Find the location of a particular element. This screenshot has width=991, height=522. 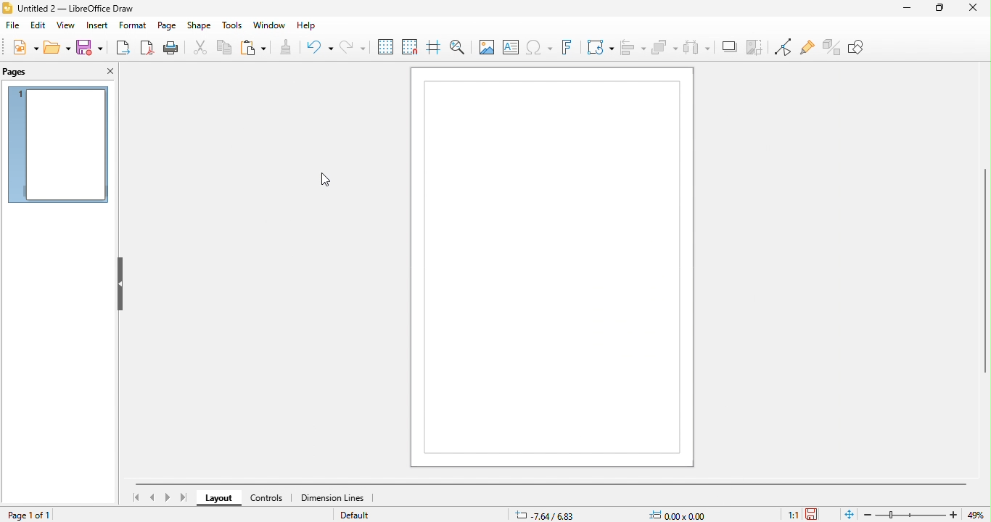

close pane is located at coordinates (107, 70).